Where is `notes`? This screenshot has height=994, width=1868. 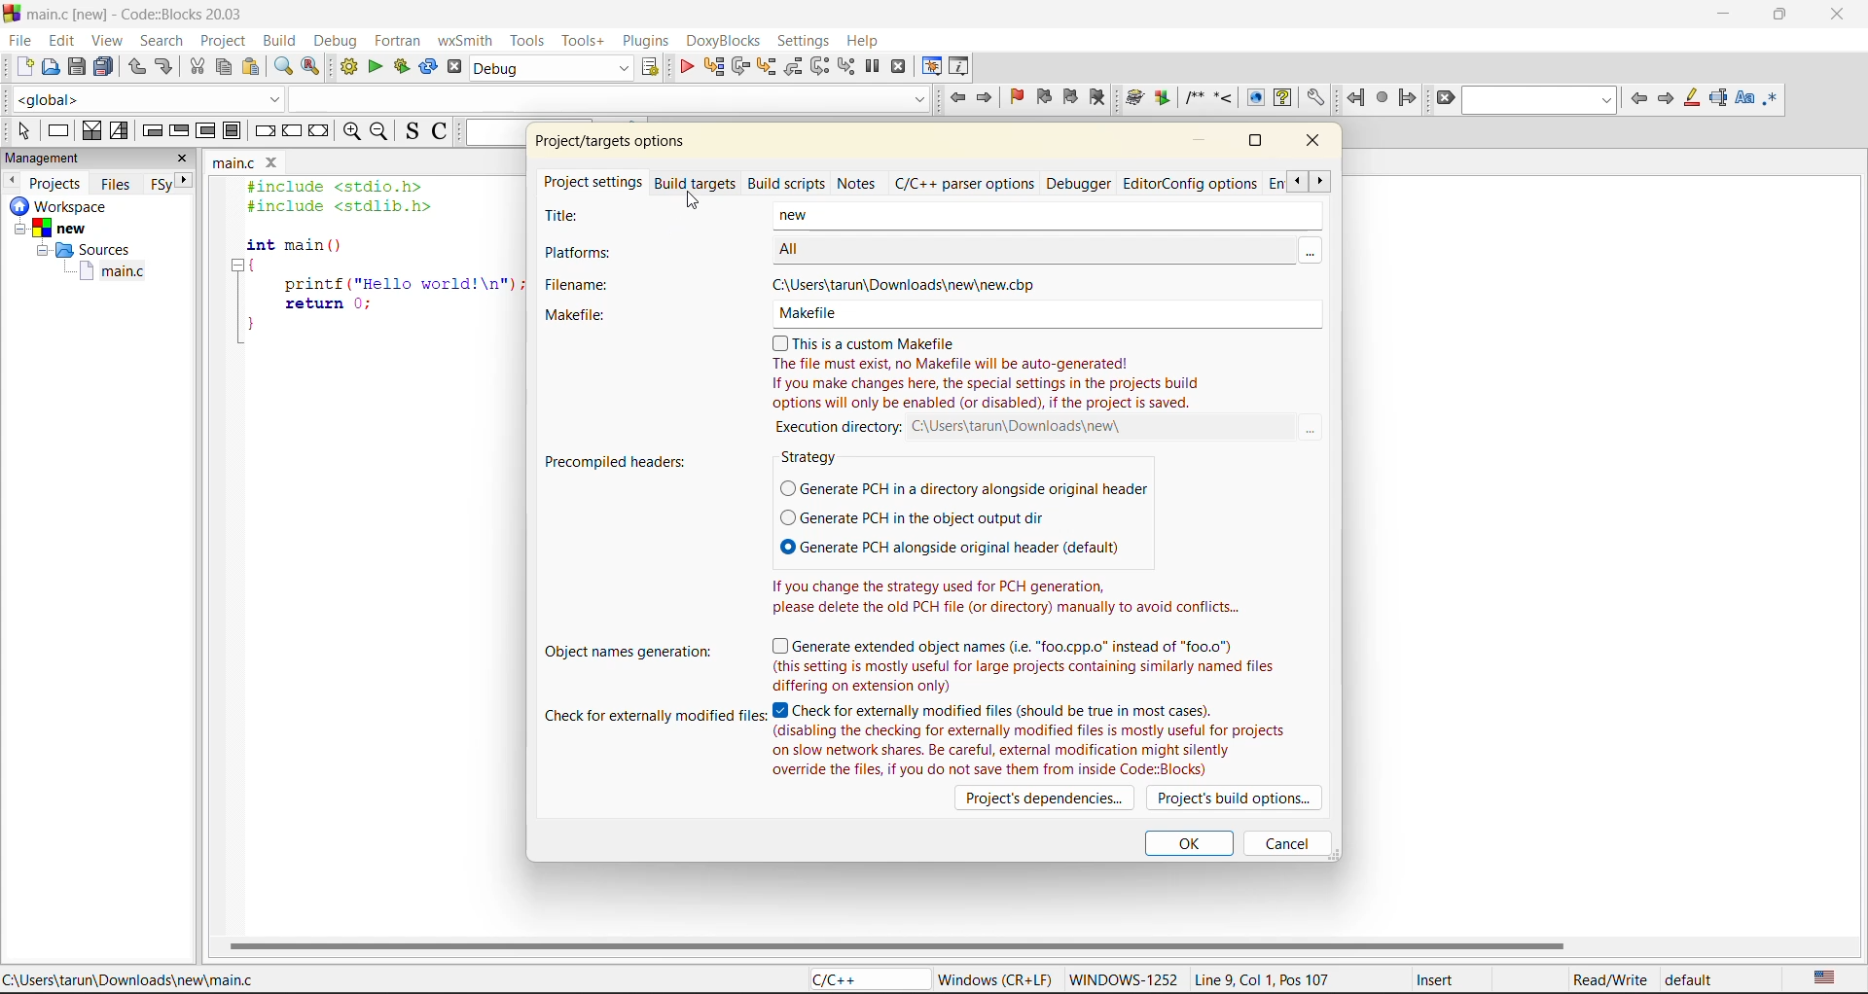
notes is located at coordinates (859, 182).